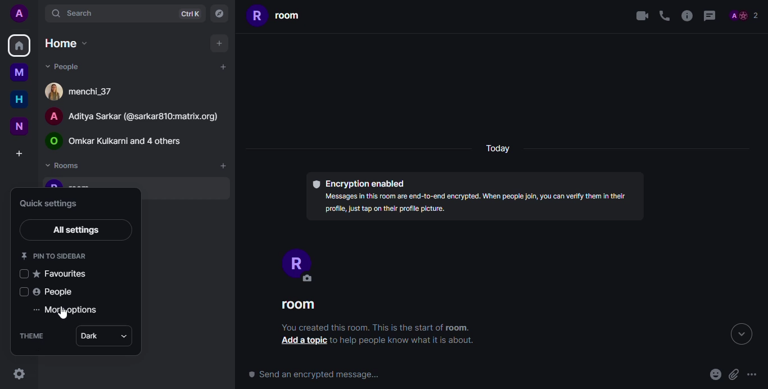 Image resolution: width=768 pixels, height=389 pixels. What do you see at coordinates (19, 153) in the screenshot?
I see `create a space` at bounding box center [19, 153].